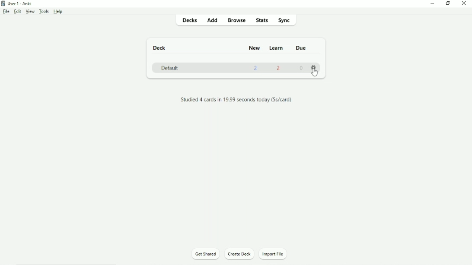 This screenshot has width=472, height=265. What do you see at coordinates (169, 68) in the screenshot?
I see `Default` at bounding box center [169, 68].